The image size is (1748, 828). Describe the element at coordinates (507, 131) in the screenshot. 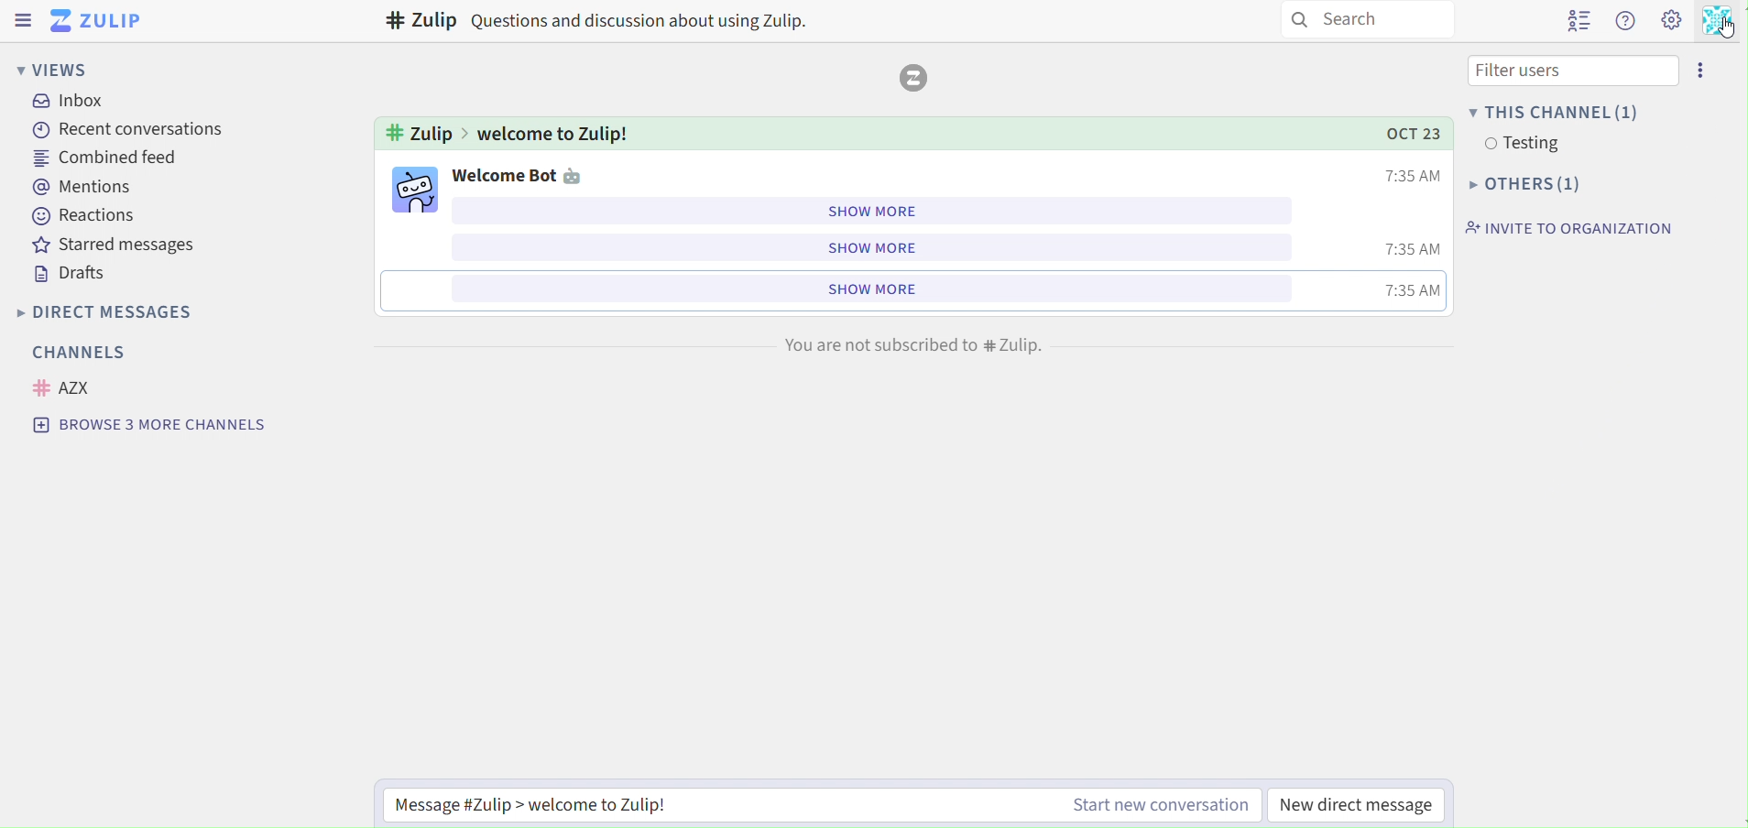

I see `Zulip welcome to Zulip !` at that location.